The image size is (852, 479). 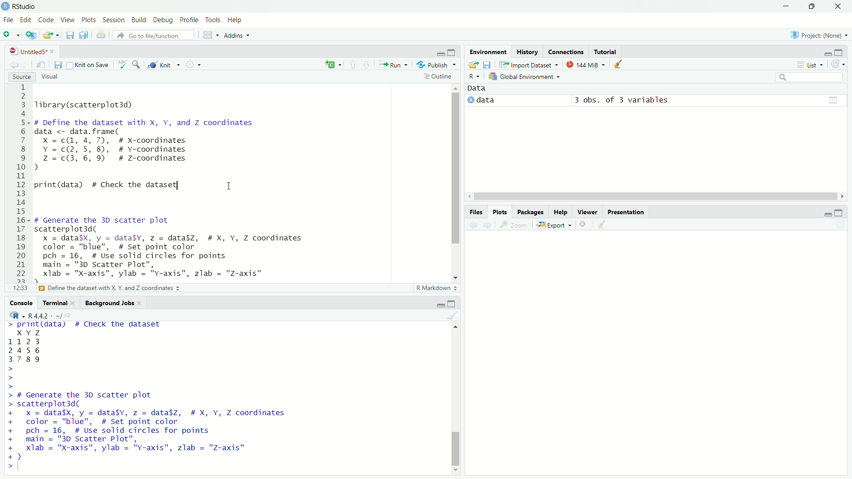 I want to click on go back to previous source location, so click(x=9, y=64).